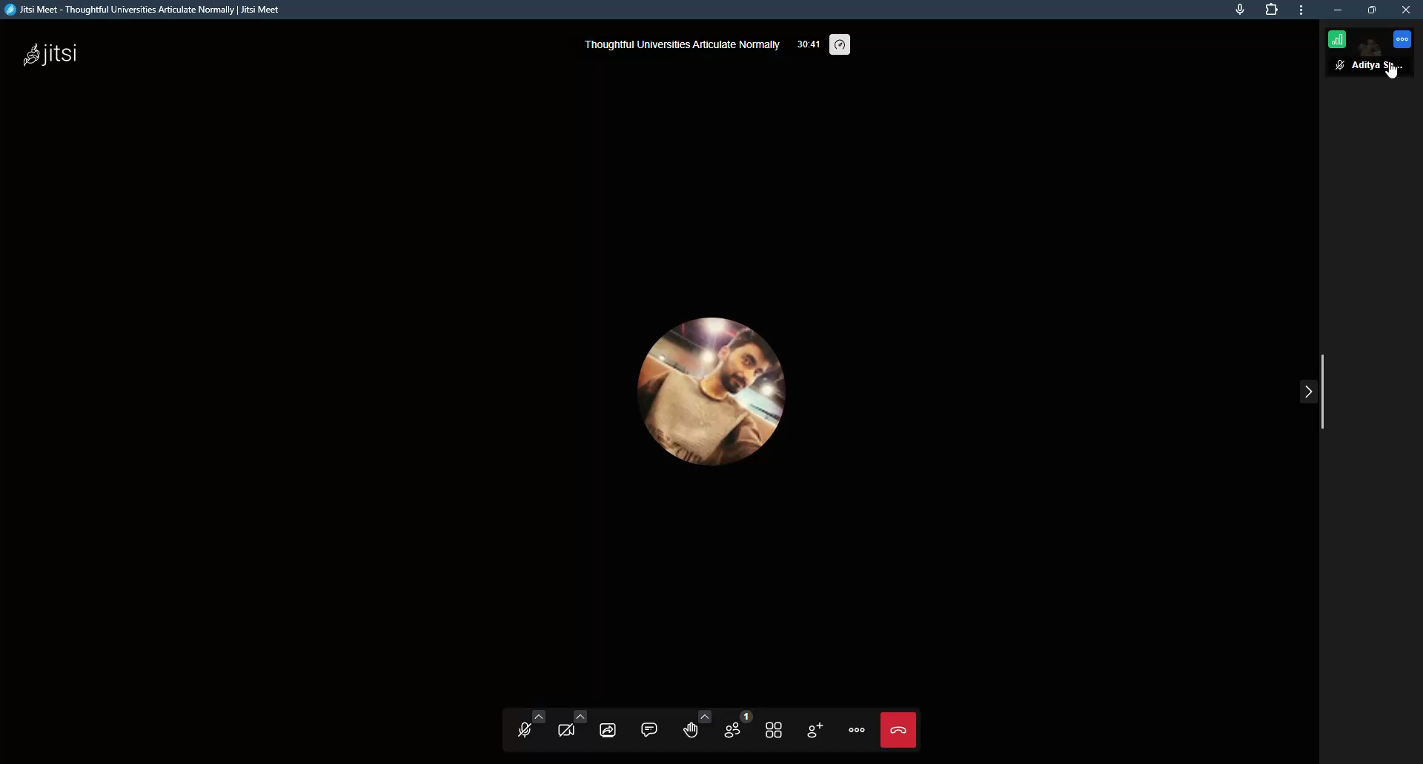 This screenshot has height=764, width=1423. I want to click on more, so click(1301, 11).